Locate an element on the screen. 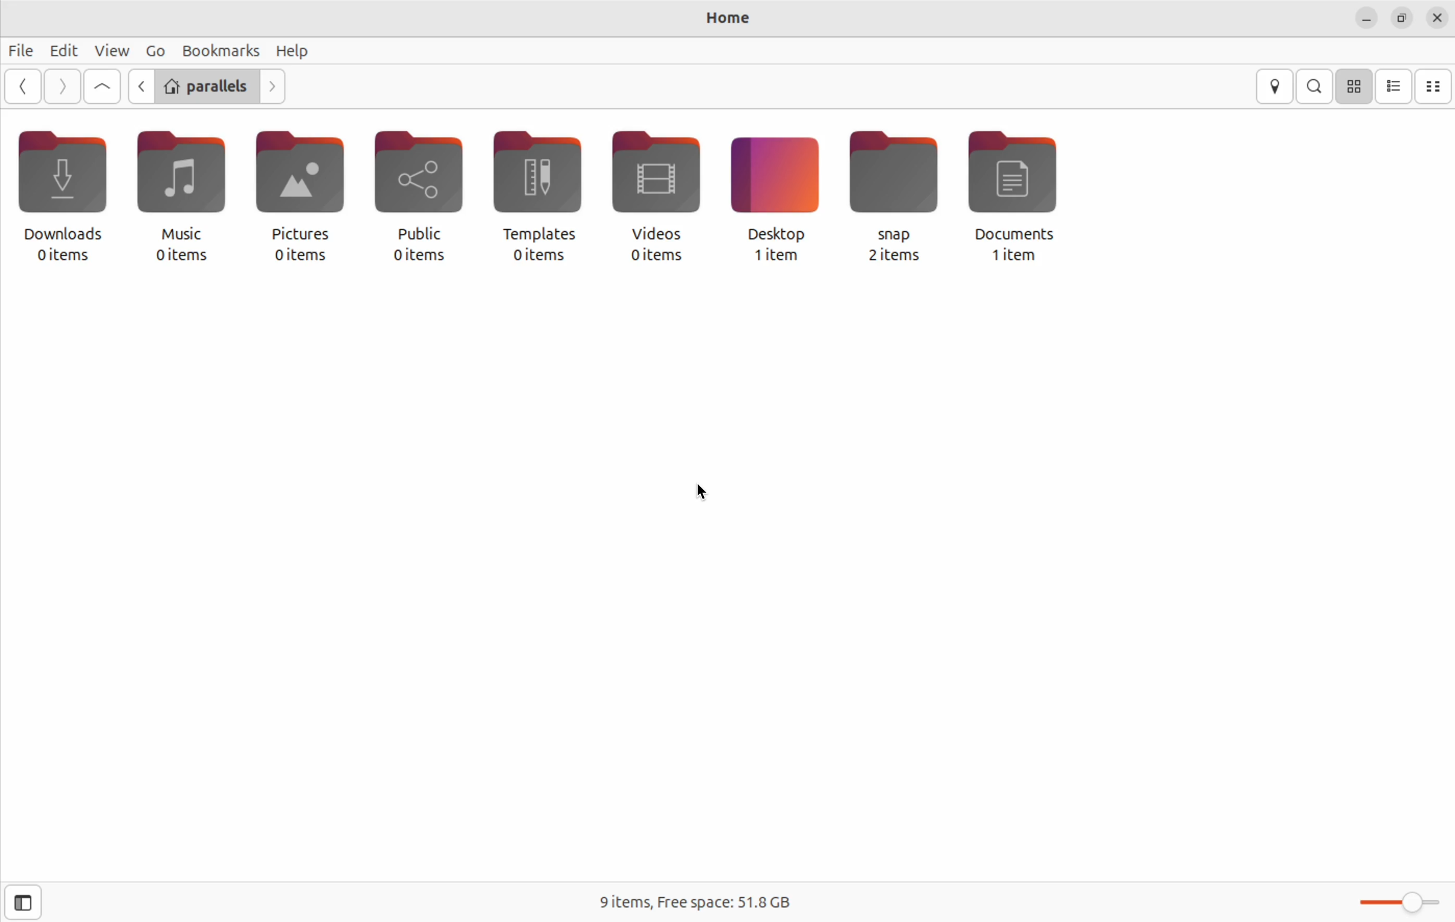  minimize is located at coordinates (1363, 19).